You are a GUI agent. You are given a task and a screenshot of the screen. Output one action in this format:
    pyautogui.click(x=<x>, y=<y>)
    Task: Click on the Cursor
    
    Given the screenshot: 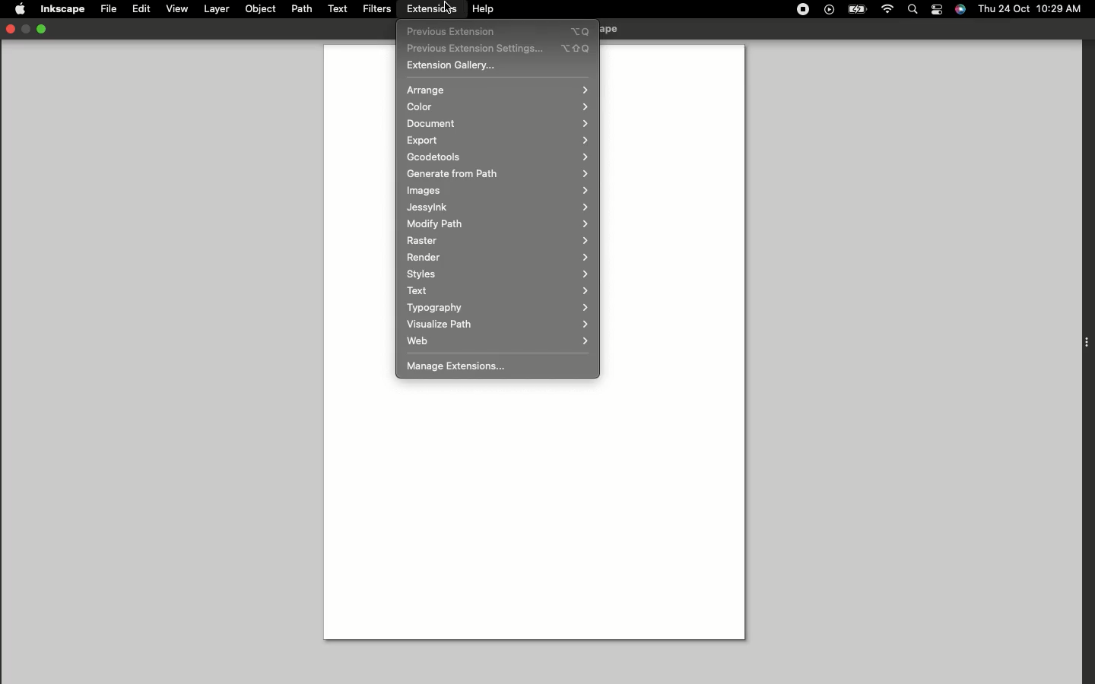 What is the action you would take?
    pyautogui.click(x=447, y=8)
    